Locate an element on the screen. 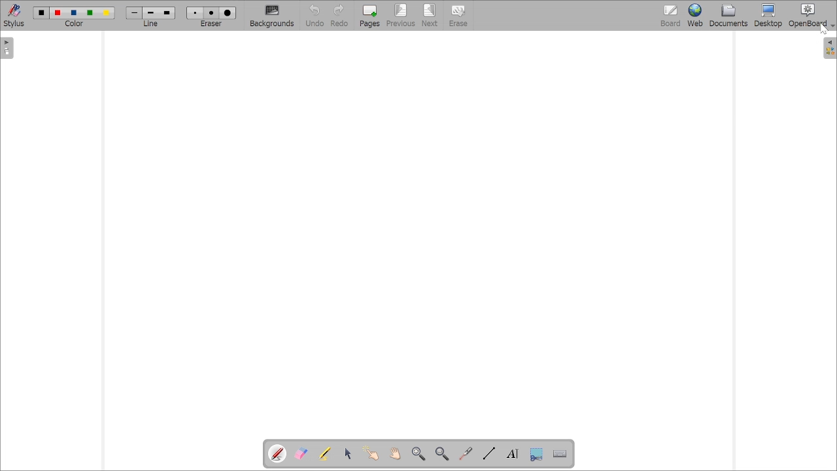 This screenshot has width=837, height=471. Previous is located at coordinates (401, 16).